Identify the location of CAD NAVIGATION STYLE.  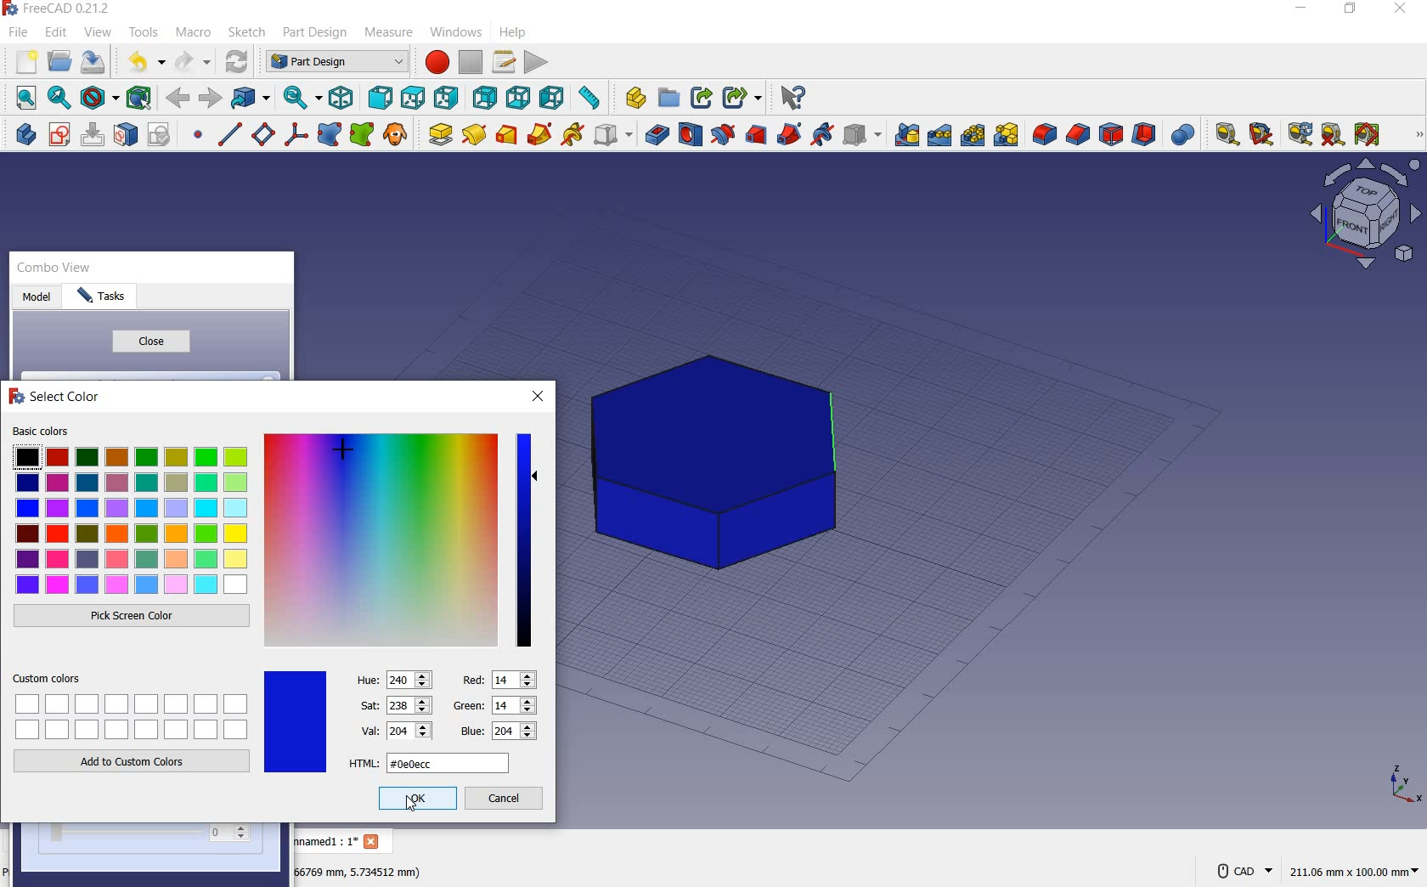
(1240, 871).